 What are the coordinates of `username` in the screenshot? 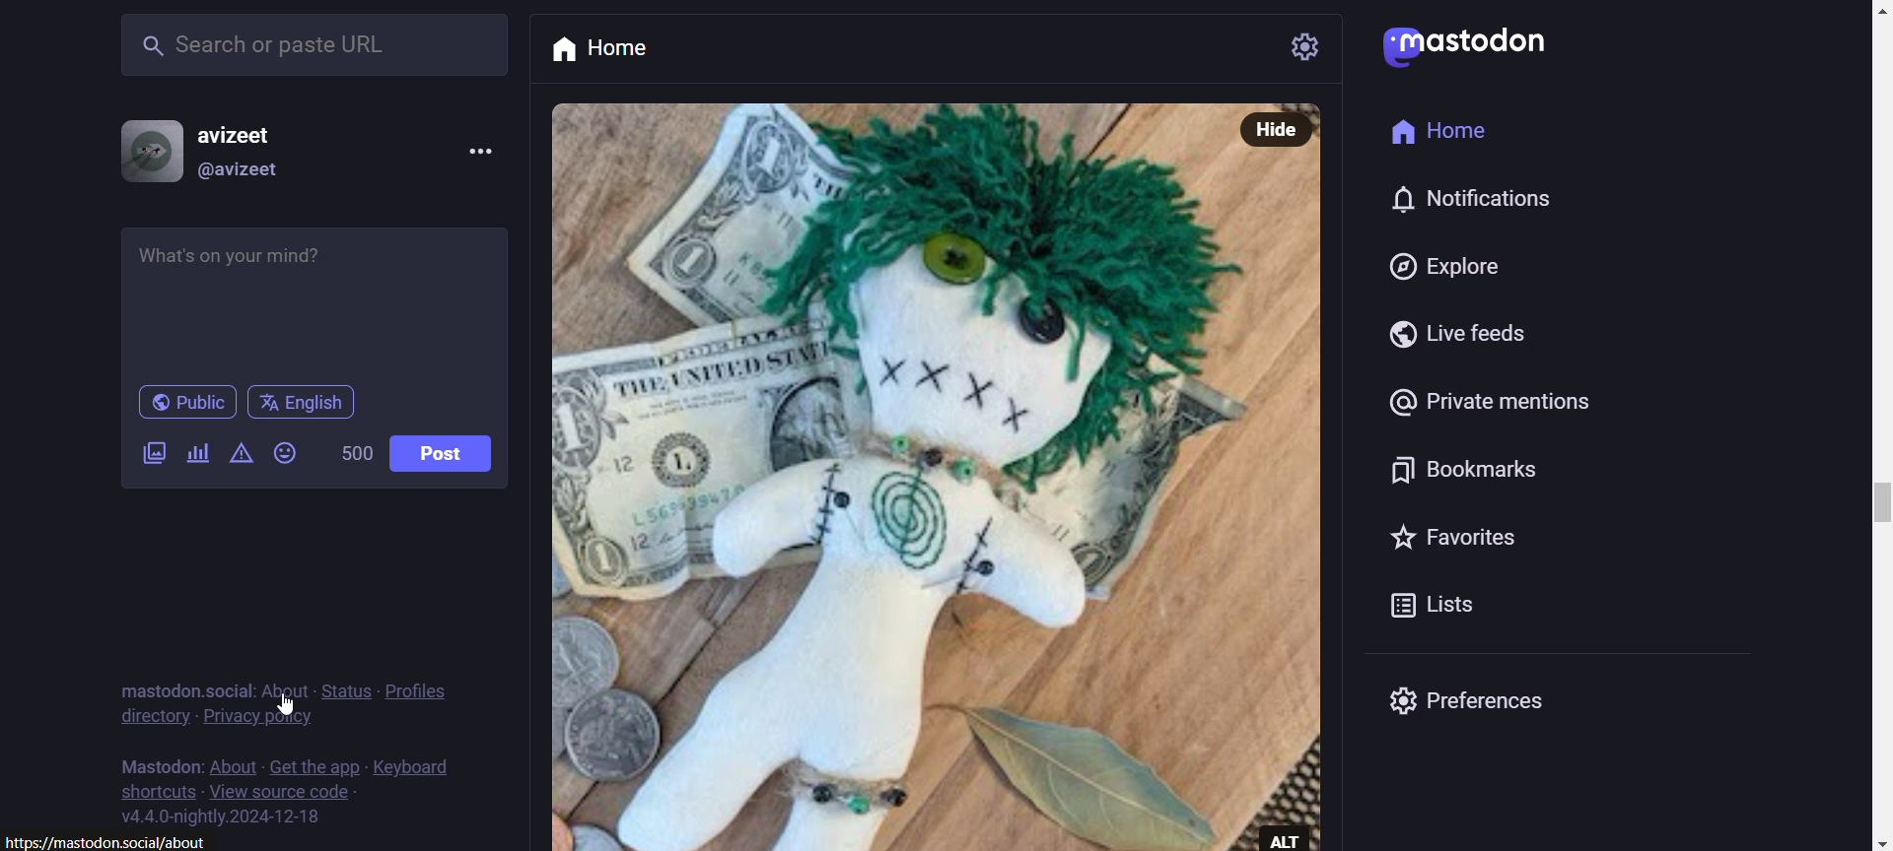 It's located at (246, 129).